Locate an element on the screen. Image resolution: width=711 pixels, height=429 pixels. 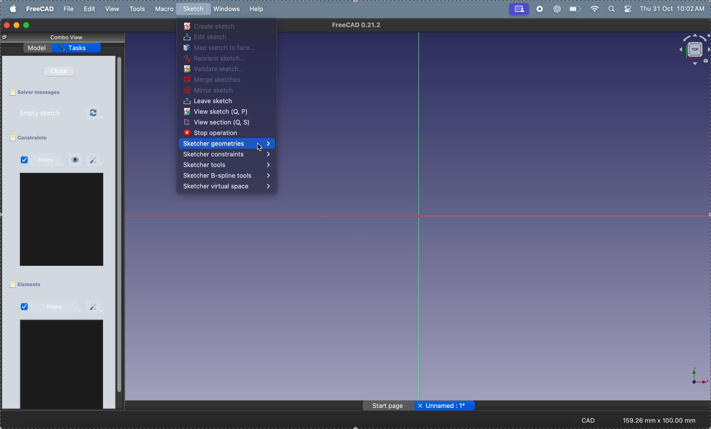
FreeCAD 0.21.2 is located at coordinates (357, 25).